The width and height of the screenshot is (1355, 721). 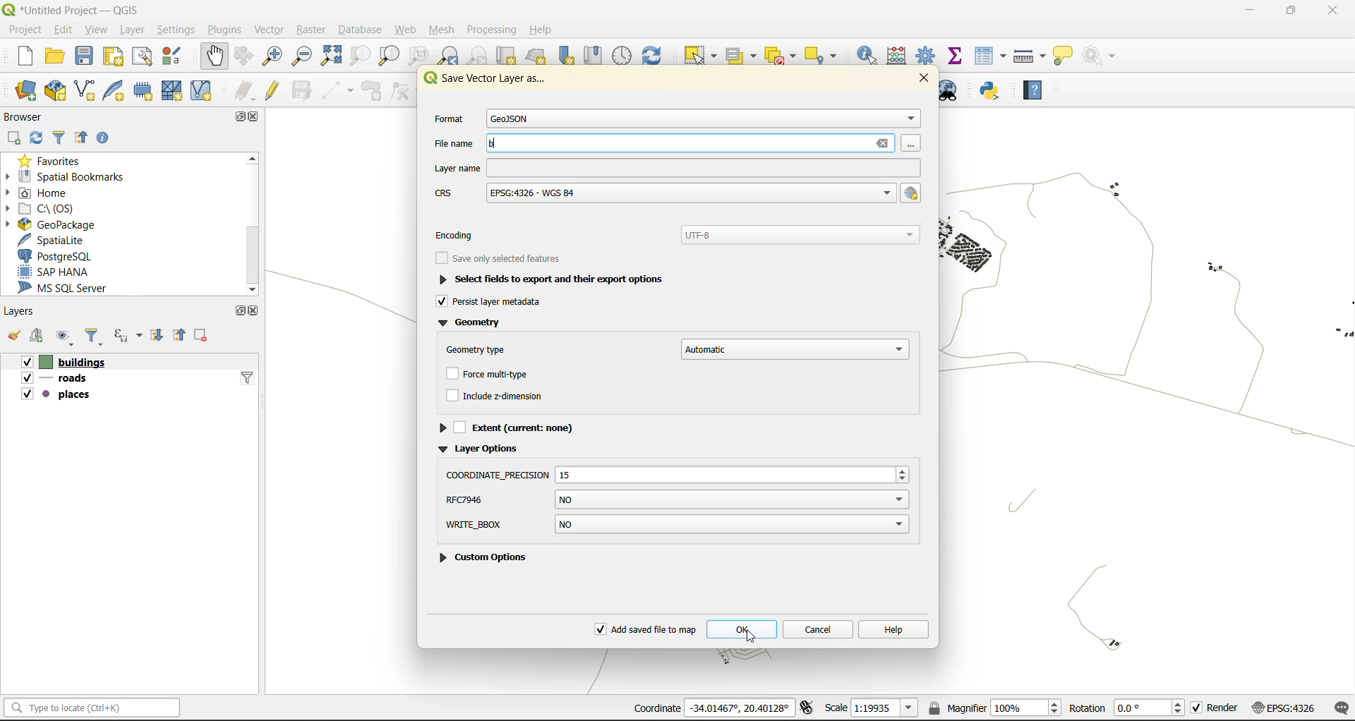 What do you see at coordinates (871, 56) in the screenshot?
I see `identify features` at bounding box center [871, 56].